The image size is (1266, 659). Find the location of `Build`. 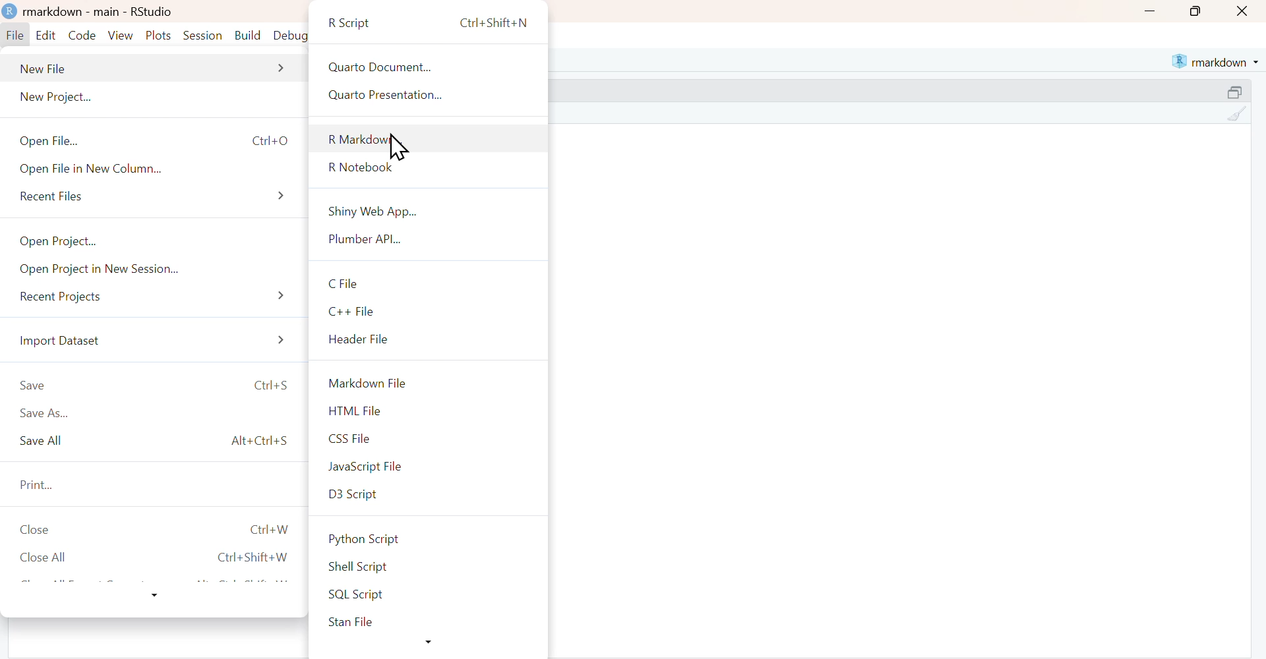

Build is located at coordinates (247, 36).